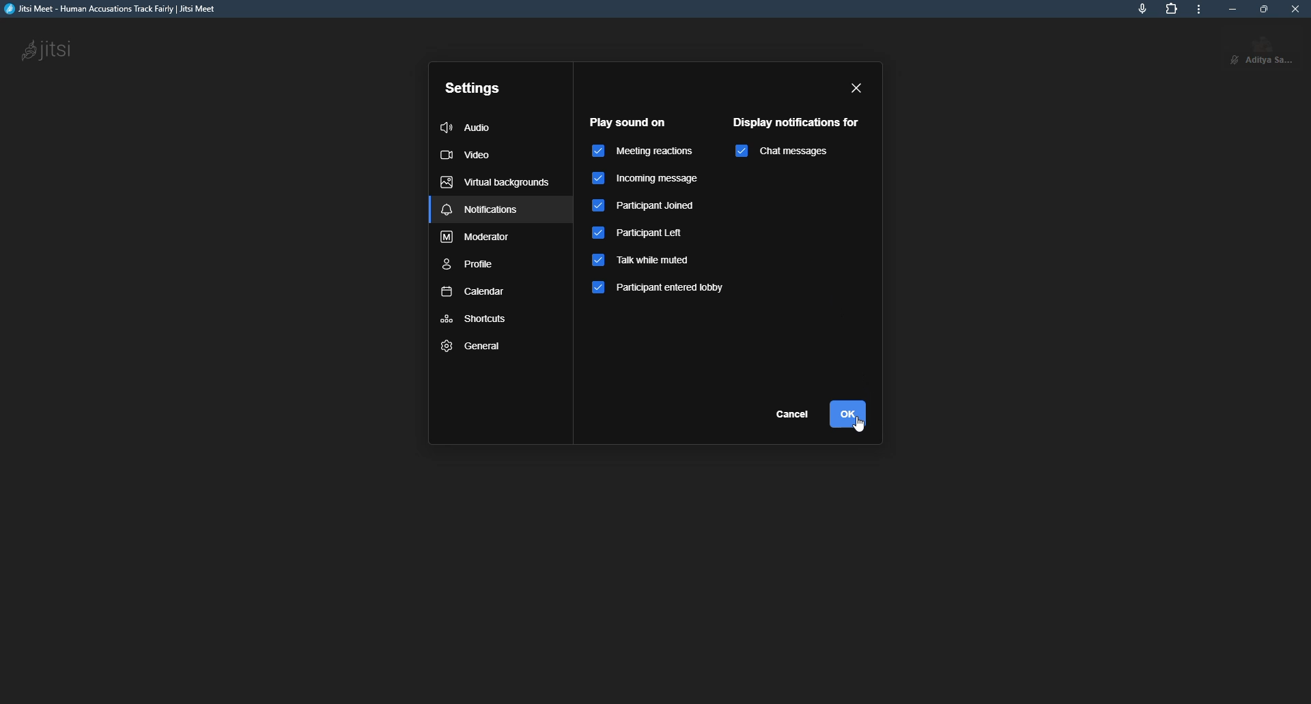 This screenshot has height=704, width=1311. Describe the element at coordinates (740, 151) in the screenshot. I see `enabled` at that location.